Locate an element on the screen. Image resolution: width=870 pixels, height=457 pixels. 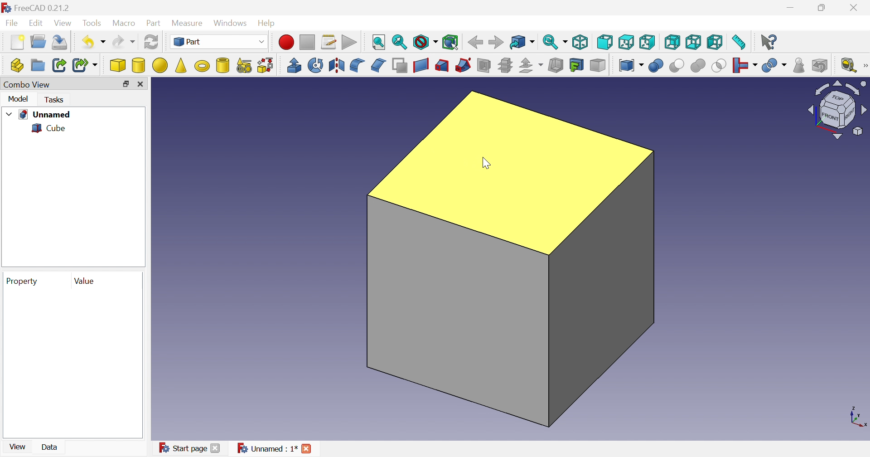
Measure is located at coordinates (189, 24).